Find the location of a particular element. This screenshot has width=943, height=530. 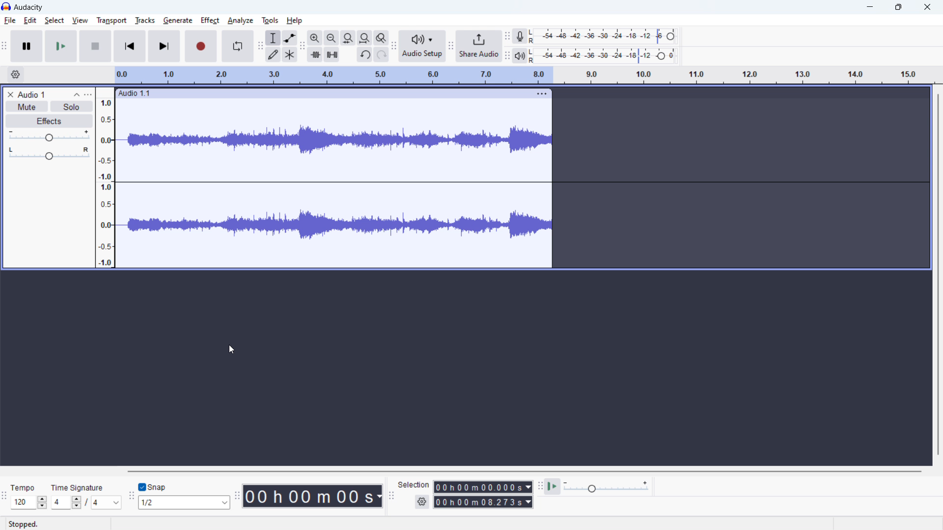

effect is located at coordinates (210, 21).